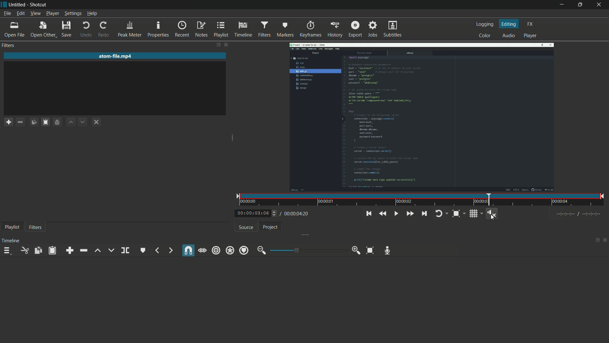 This screenshot has width=609, height=343. I want to click on add a filter, so click(9, 122).